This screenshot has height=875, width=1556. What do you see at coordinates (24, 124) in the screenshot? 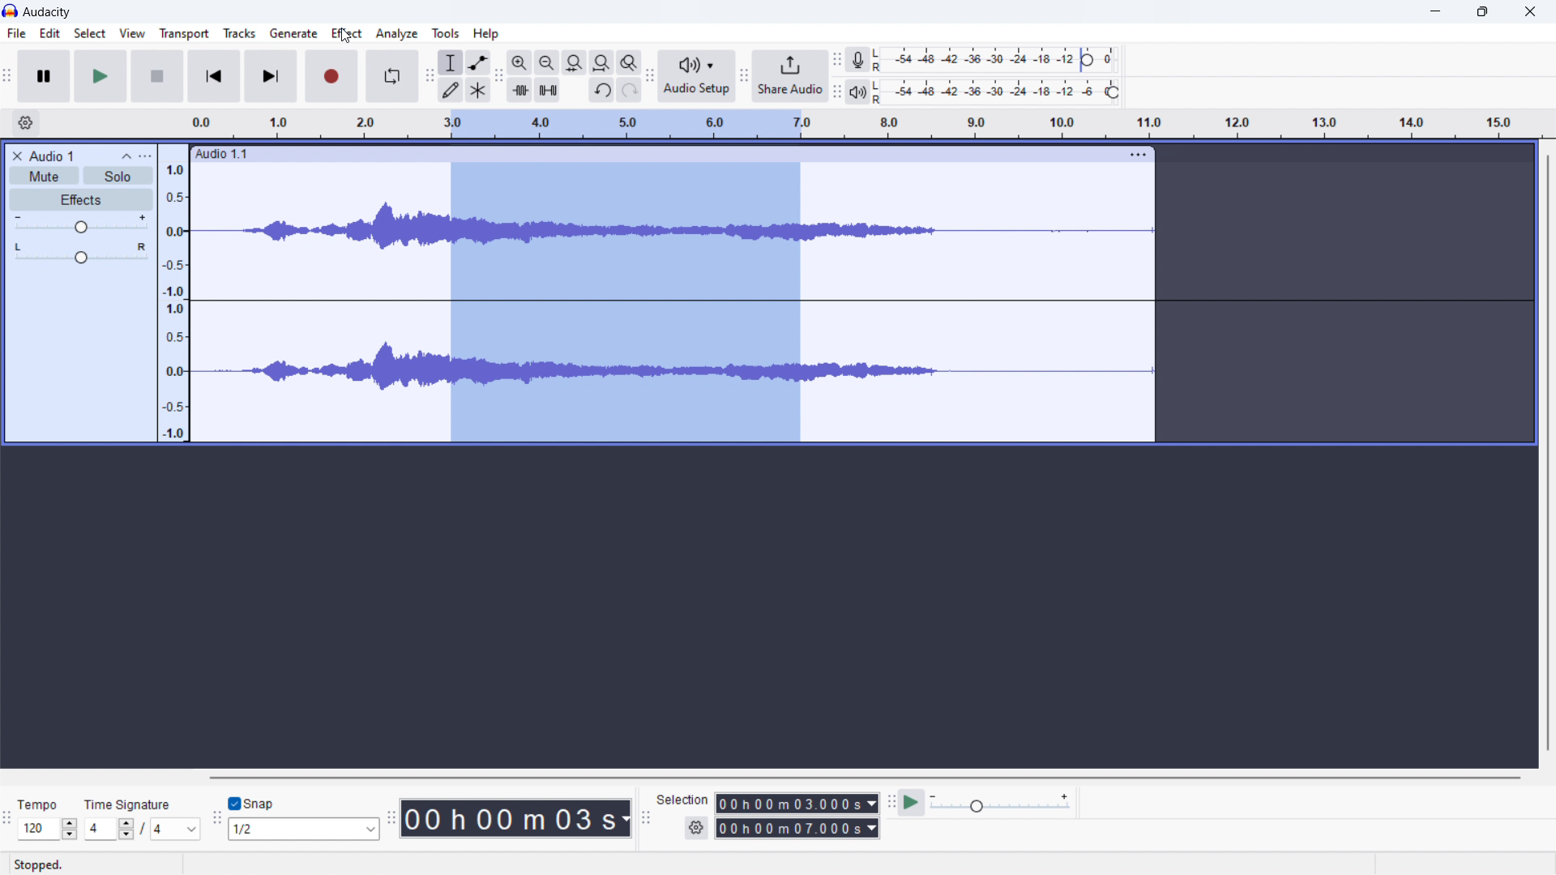
I see `settings` at bounding box center [24, 124].